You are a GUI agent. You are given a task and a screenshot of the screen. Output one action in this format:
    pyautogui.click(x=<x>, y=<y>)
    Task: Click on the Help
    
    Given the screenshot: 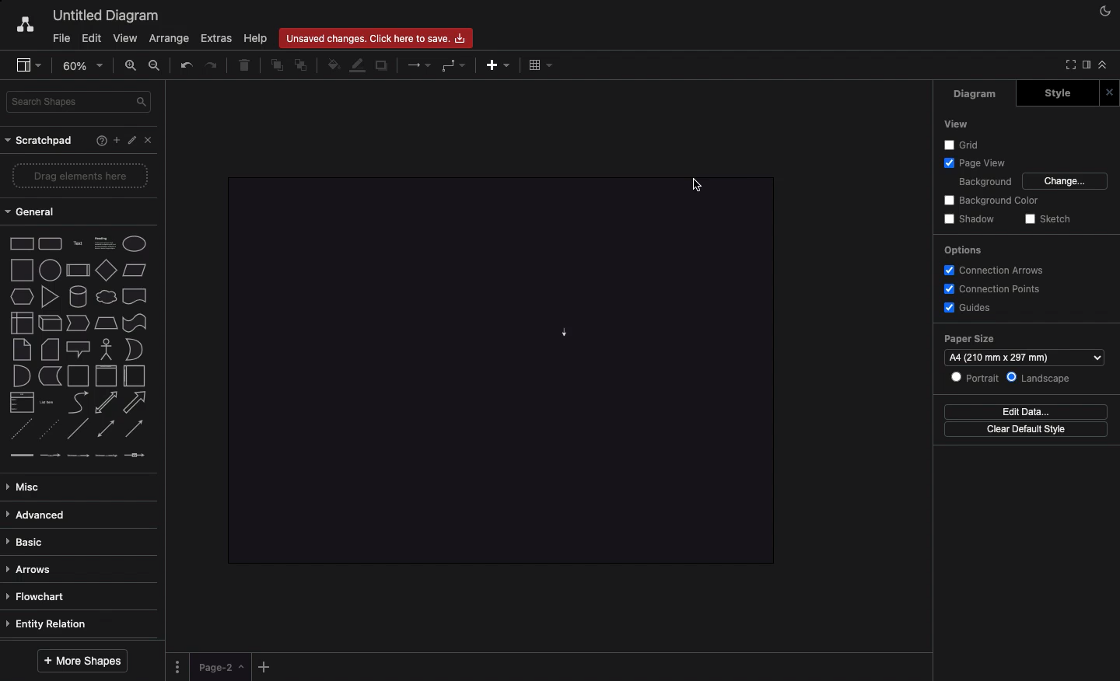 What is the action you would take?
    pyautogui.click(x=101, y=140)
    